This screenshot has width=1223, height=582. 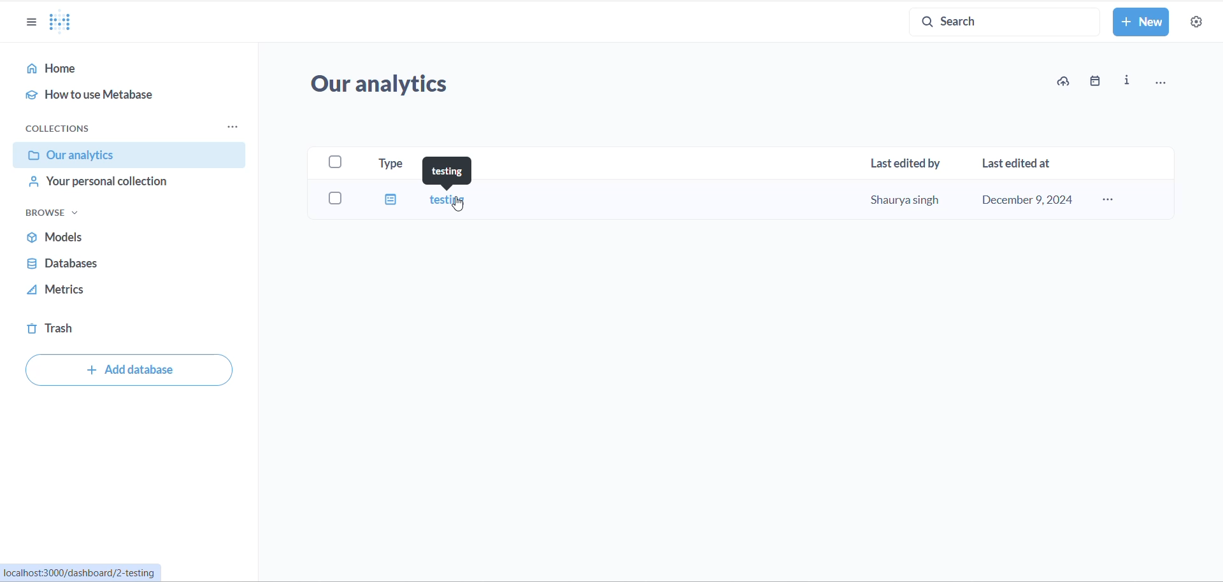 I want to click on upload, so click(x=1069, y=80).